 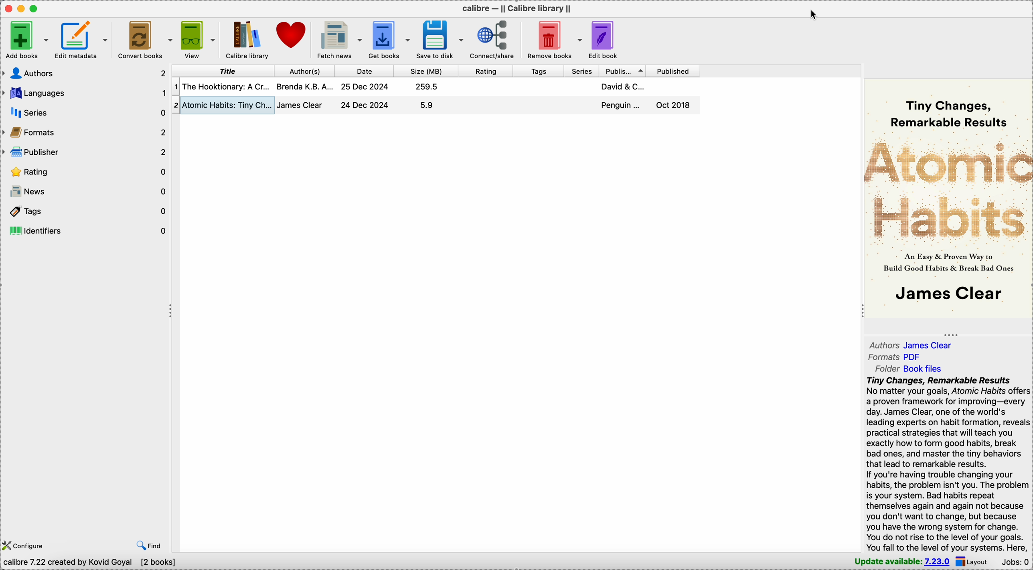 I want to click on get books, so click(x=389, y=39).